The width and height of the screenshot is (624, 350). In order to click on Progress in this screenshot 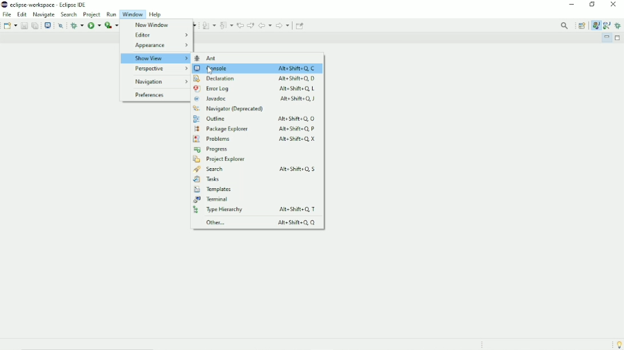, I will do `click(211, 149)`.